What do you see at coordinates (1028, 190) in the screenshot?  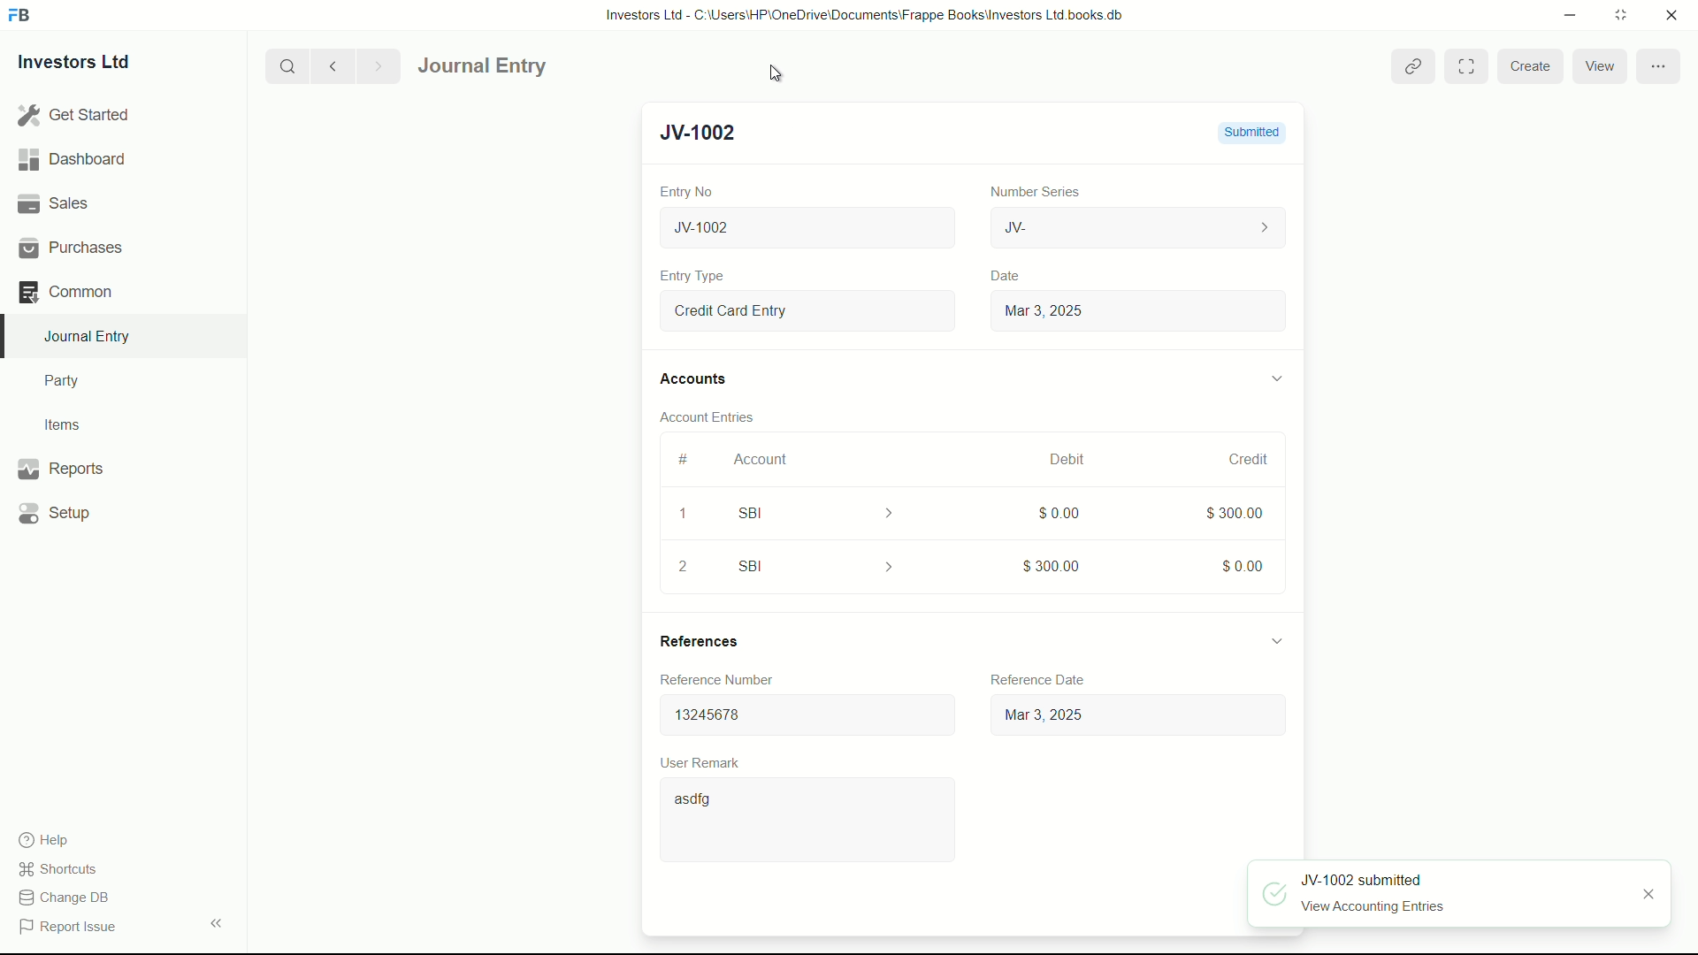 I see `Number Series` at bounding box center [1028, 190].